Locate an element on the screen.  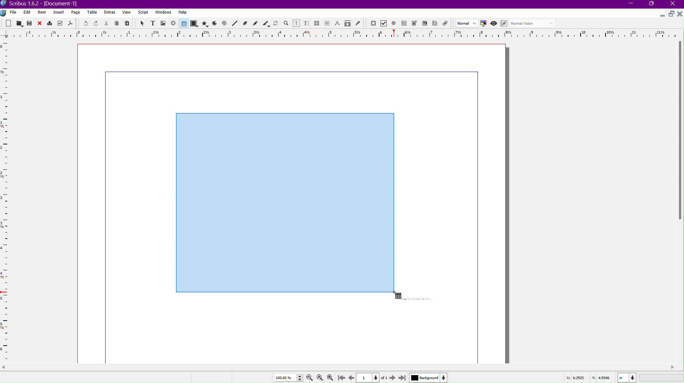
Calligraphic Line is located at coordinates (266, 23).